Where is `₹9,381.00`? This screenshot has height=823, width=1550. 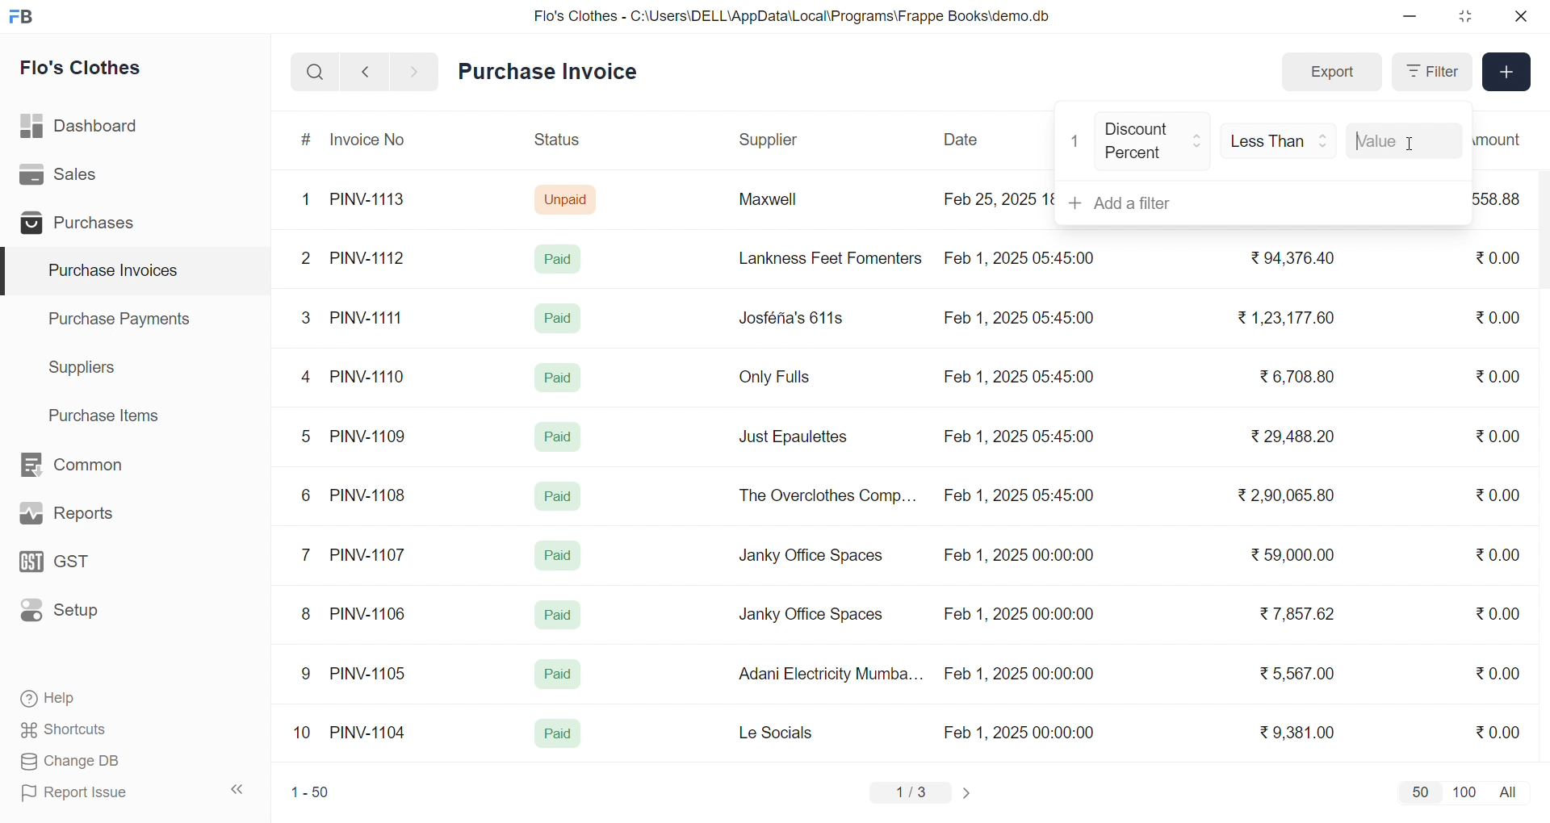 ₹9,381.00 is located at coordinates (1297, 733).